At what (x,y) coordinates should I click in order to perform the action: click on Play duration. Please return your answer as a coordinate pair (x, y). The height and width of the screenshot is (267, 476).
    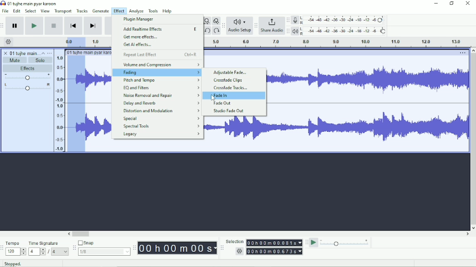
    Looking at the image, I should click on (99, 41).